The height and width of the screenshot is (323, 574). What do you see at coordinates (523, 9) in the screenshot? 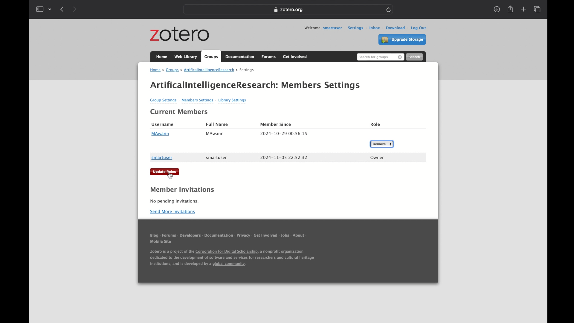
I see `new tab` at bounding box center [523, 9].